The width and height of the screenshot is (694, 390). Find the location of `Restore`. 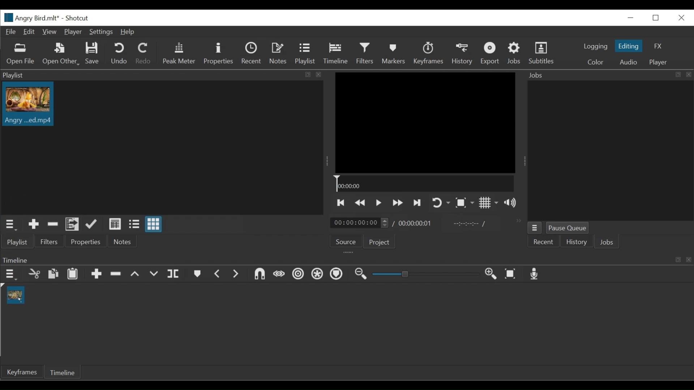

Restore is located at coordinates (656, 18).